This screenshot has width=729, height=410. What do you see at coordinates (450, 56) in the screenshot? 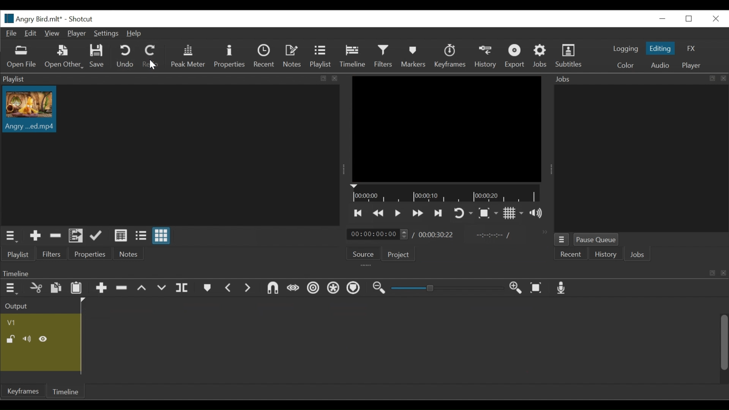
I see `Keyframes` at bounding box center [450, 56].